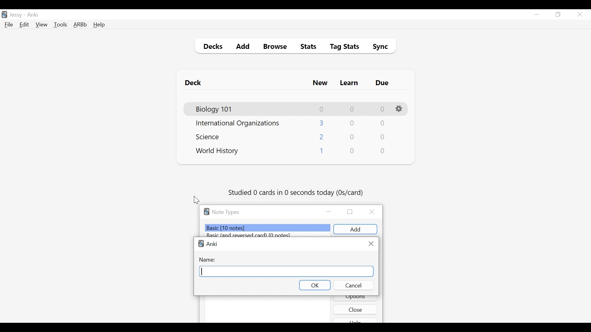 The height and width of the screenshot is (332, 591). I want to click on Deck Name, so click(238, 124).